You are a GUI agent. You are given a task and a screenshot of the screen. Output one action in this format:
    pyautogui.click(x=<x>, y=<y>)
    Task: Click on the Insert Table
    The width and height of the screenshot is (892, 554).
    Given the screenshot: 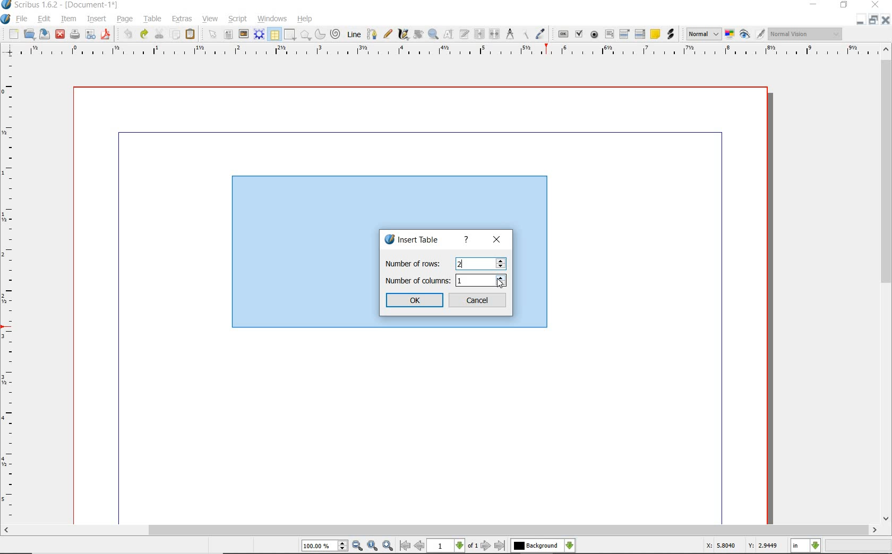 What is the action you would take?
    pyautogui.click(x=415, y=240)
    